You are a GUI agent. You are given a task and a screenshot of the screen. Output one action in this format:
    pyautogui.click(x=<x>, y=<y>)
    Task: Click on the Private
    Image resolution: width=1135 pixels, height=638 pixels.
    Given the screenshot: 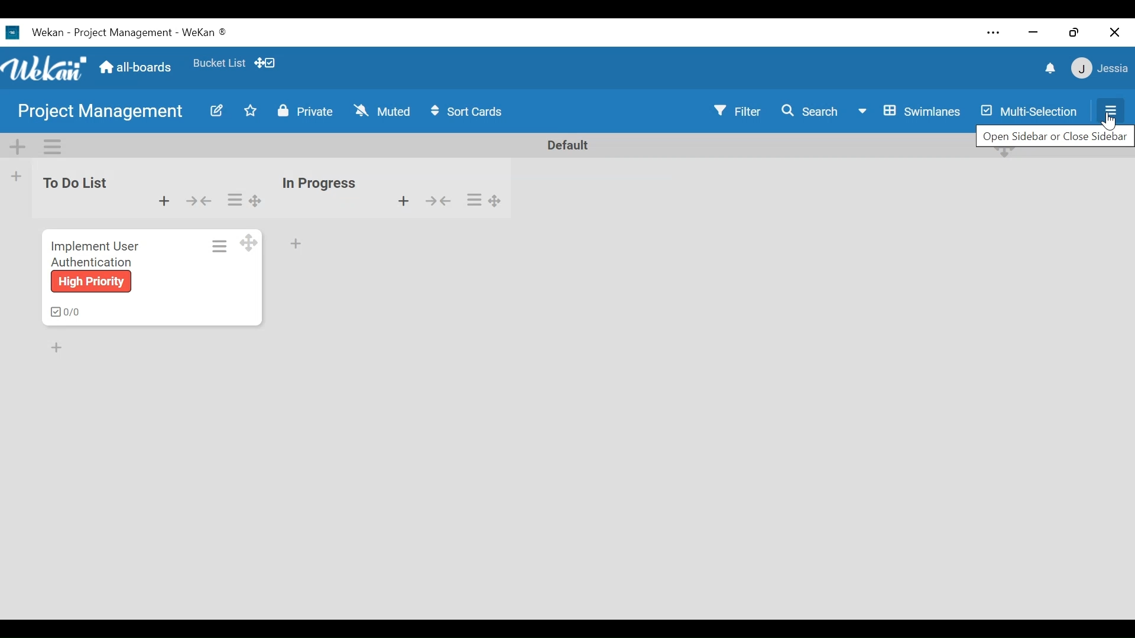 What is the action you would take?
    pyautogui.click(x=304, y=110)
    